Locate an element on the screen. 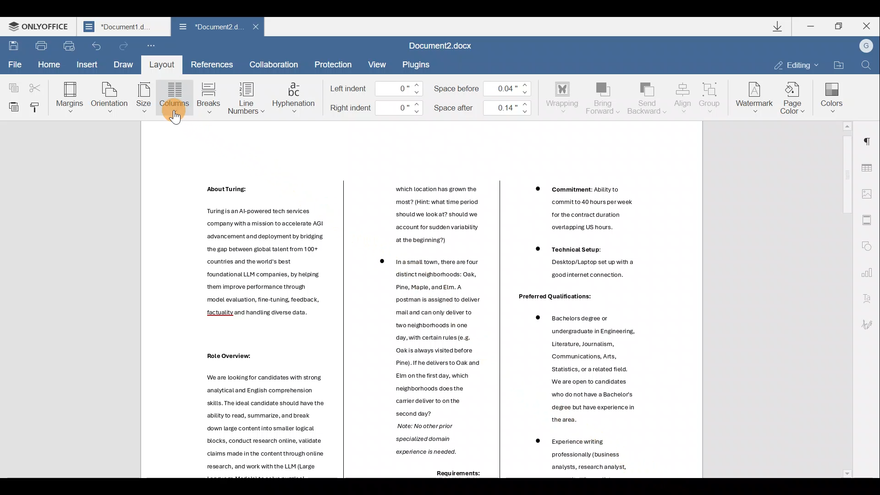 This screenshot has height=495, width=880. References is located at coordinates (213, 64).